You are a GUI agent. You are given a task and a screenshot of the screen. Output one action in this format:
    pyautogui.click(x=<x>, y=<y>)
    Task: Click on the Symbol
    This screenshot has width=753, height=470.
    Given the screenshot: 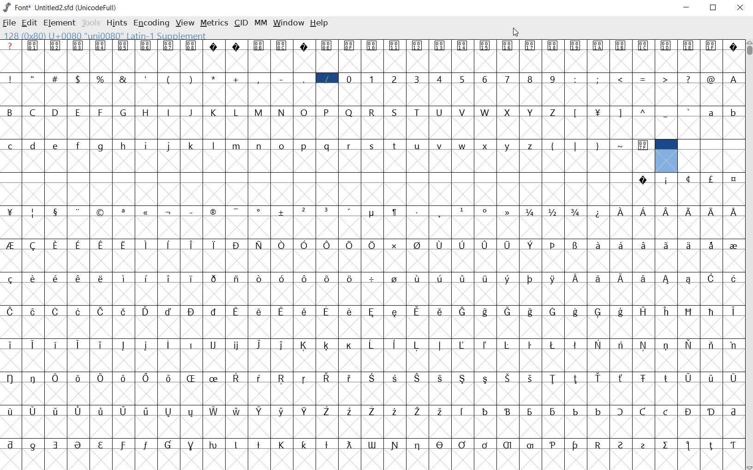 What is the action you would take?
    pyautogui.click(x=34, y=444)
    